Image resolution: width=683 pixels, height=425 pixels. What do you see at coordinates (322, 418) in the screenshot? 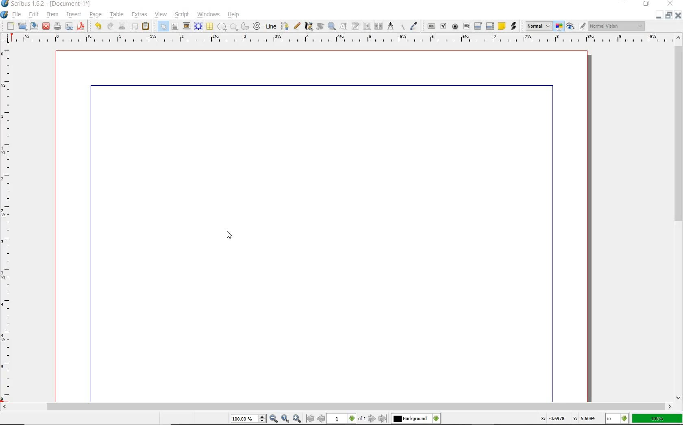
I see `previous` at bounding box center [322, 418].